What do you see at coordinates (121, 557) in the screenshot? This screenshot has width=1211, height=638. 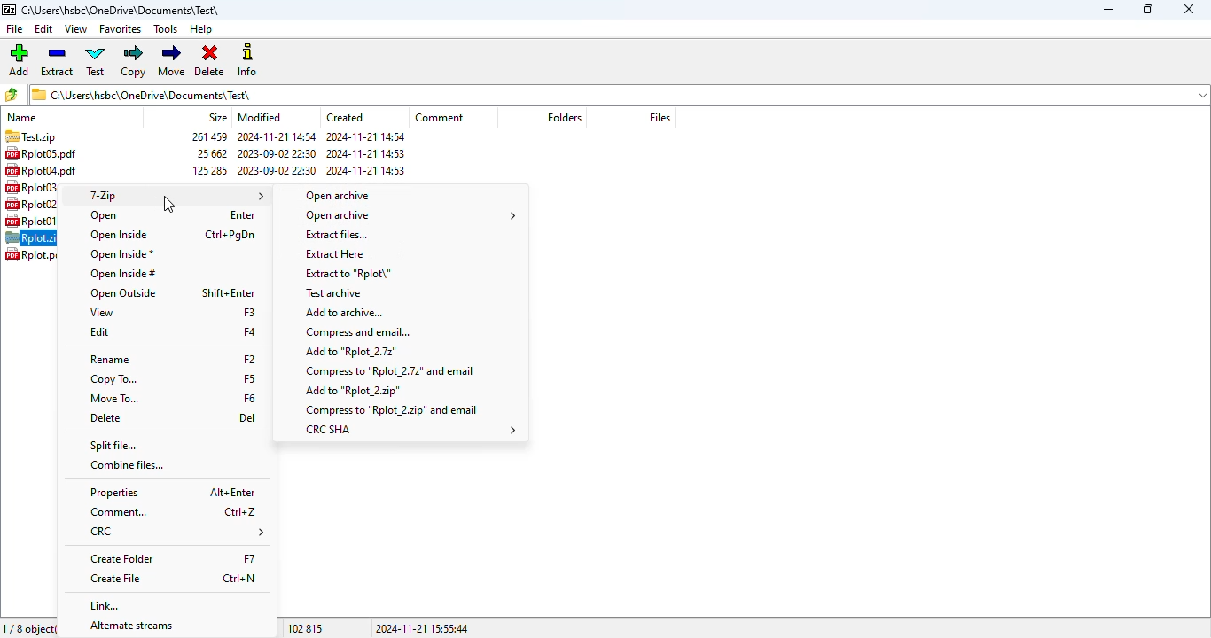 I see `create folder` at bounding box center [121, 557].